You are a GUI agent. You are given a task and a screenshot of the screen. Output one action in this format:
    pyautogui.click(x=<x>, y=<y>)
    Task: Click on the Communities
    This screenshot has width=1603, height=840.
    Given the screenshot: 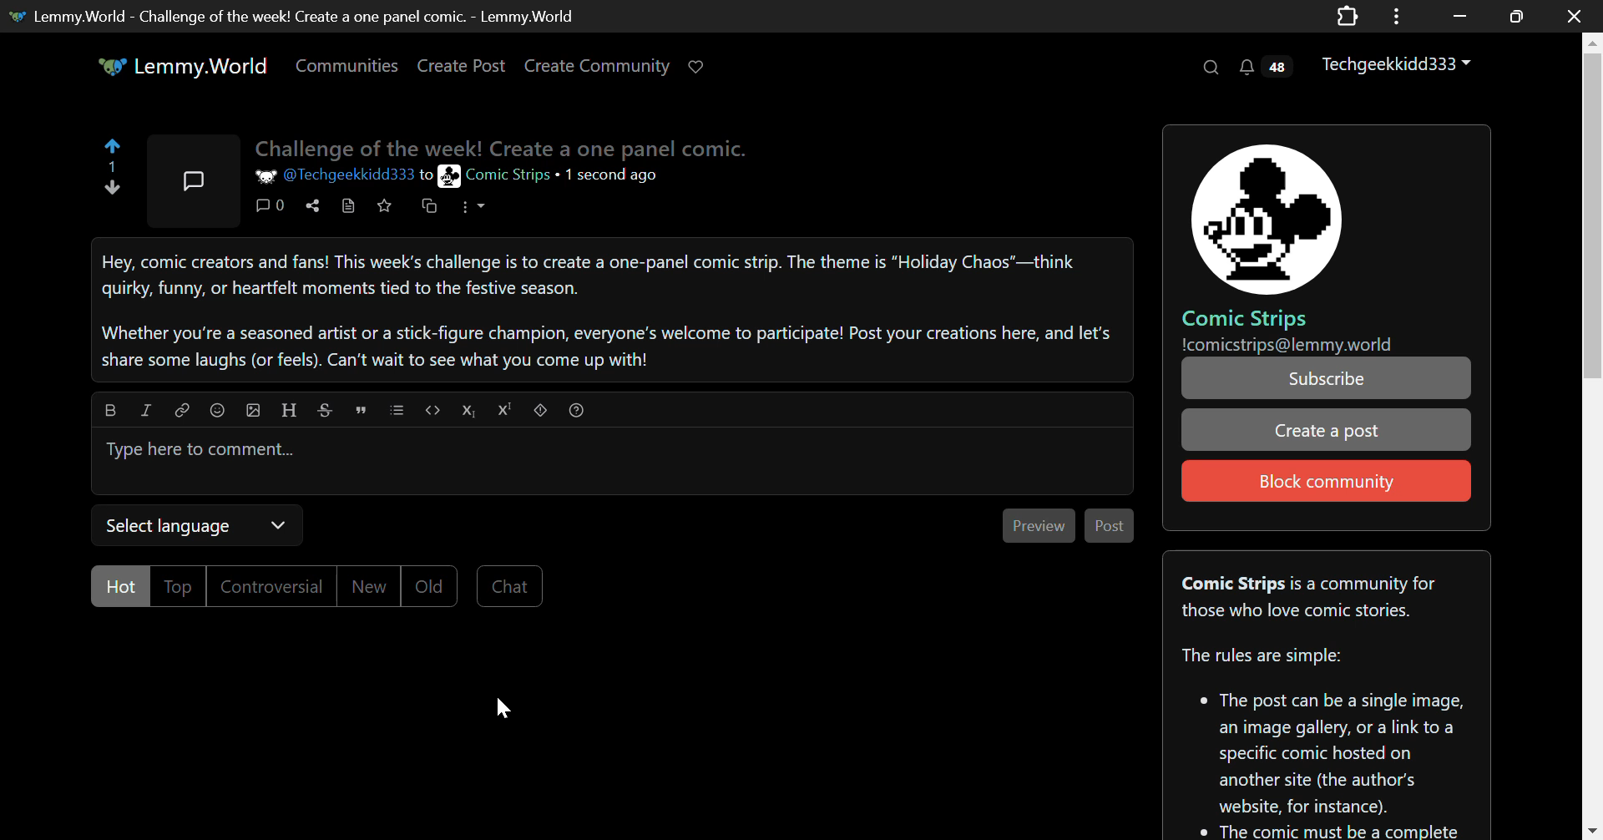 What is the action you would take?
    pyautogui.click(x=346, y=67)
    